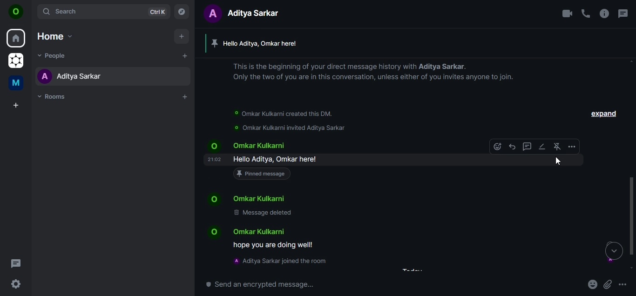  I want to click on start a chat, so click(185, 56).